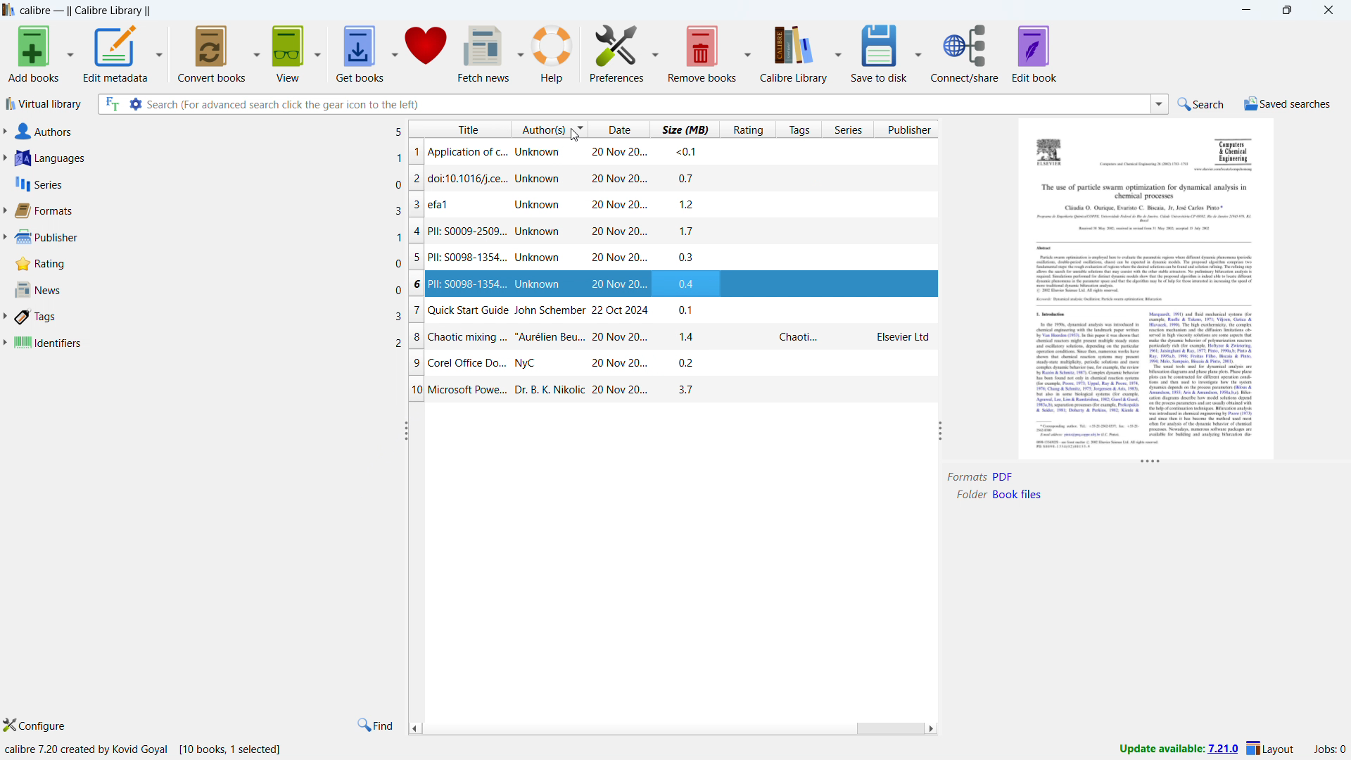 This screenshot has height=760, width=1351. What do you see at coordinates (1328, 748) in the screenshot?
I see `active jobs` at bounding box center [1328, 748].